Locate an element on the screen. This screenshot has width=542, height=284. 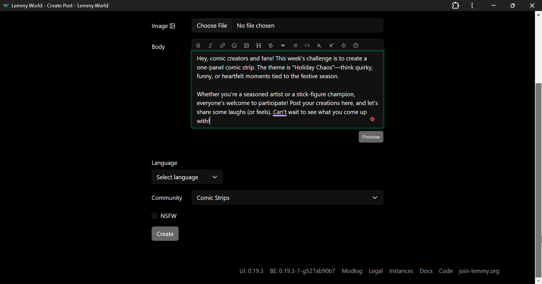
Legal is located at coordinates (376, 271).